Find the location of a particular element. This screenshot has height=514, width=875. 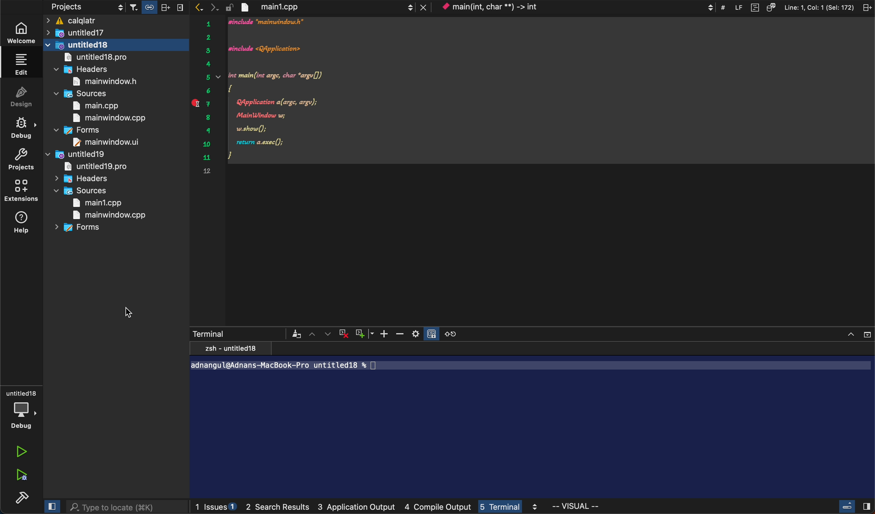

welcome is located at coordinates (23, 31).